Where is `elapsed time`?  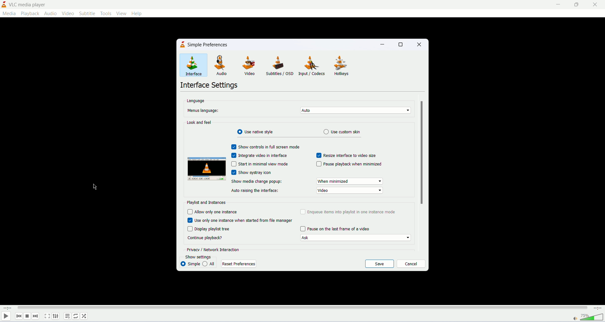 elapsed time is located at coordinates (8, 308).